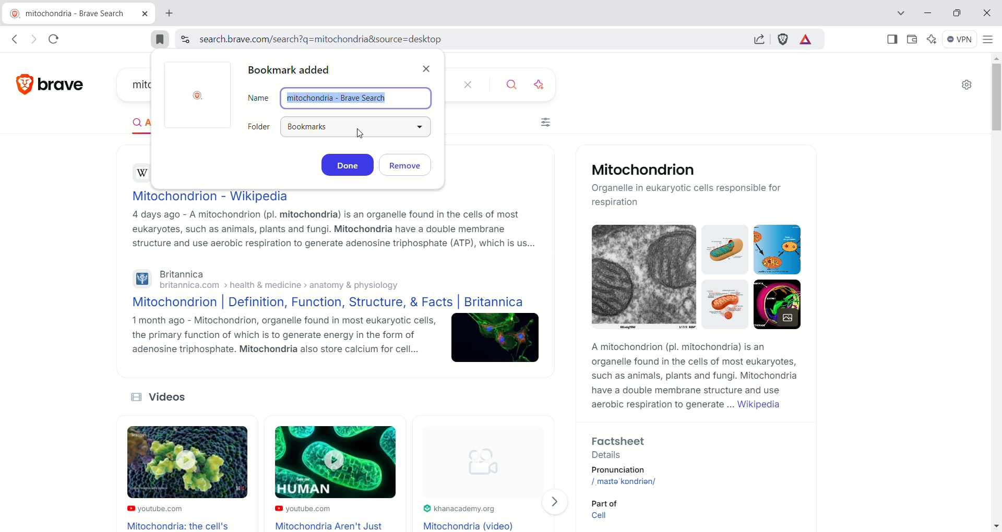  Describe the element at coordinates (339, 128) in the screenshot. I see `folder` at that location.